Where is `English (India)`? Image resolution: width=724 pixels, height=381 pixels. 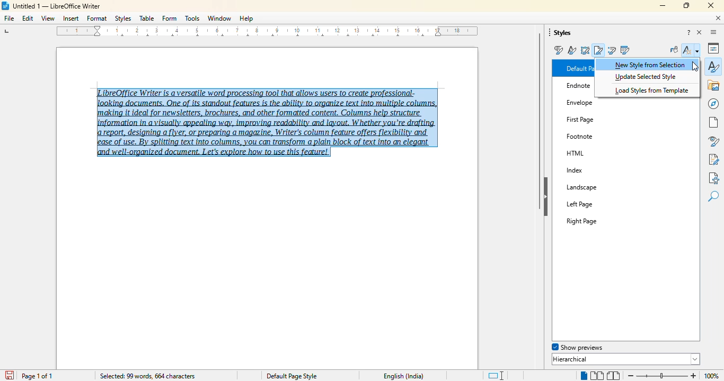
English (India) is located at coordinates (404, 376).